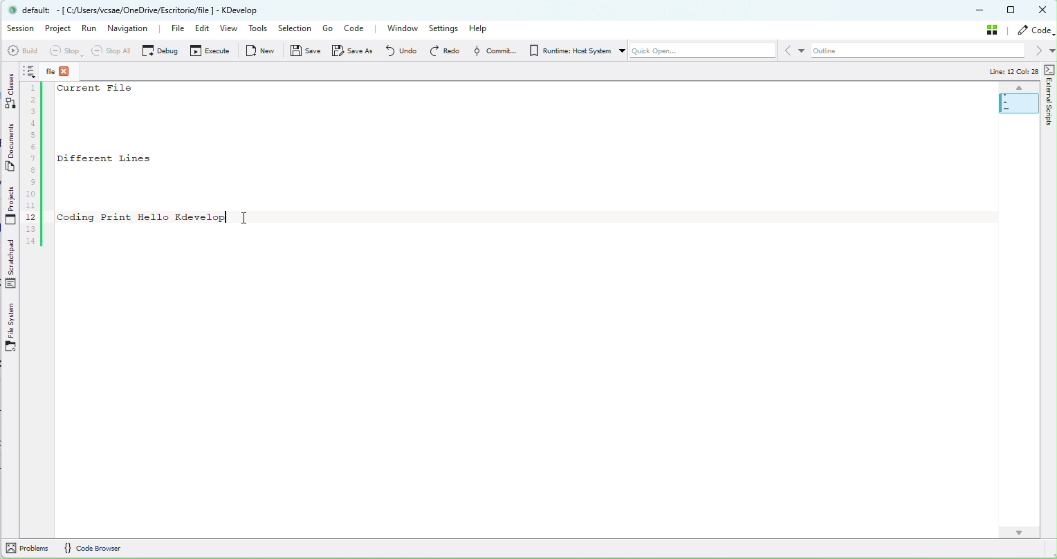 This screenshot has height=559, width=1057. Describe the element at coordinates (230, 213) in the screenshot. I see `Text Cursor` at that location.